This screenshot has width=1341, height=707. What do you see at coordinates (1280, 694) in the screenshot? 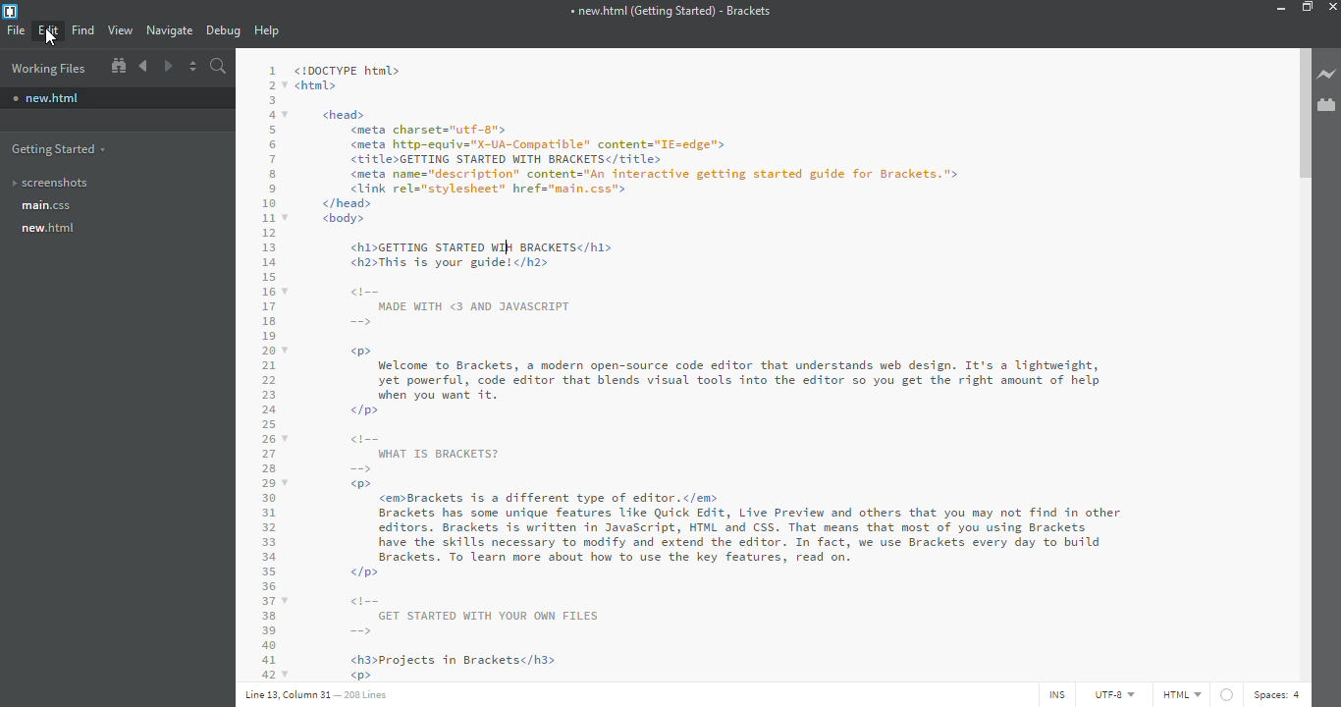
I see `spaces` at bounding box center [1280, 694].